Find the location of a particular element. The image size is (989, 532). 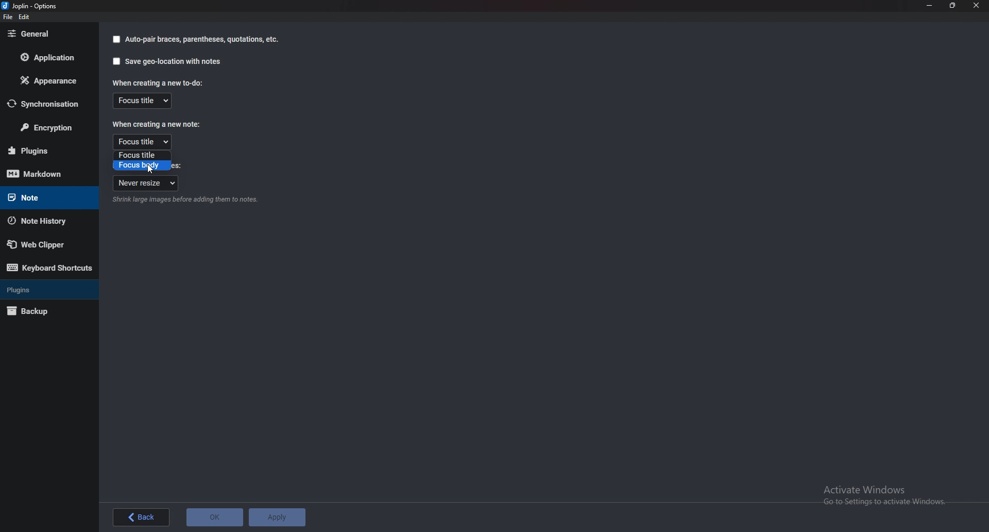

Activate Windows
Go to Settings to activate Windows. is located at coordinates (885, 495).